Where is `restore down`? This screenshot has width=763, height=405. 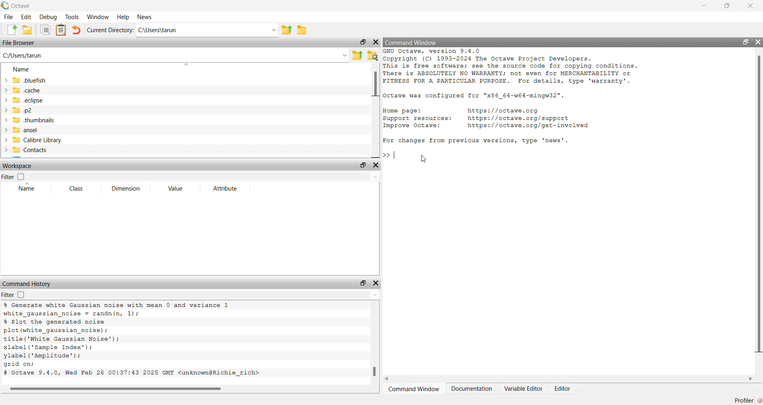 restore down is located at coordinates (363, 283).